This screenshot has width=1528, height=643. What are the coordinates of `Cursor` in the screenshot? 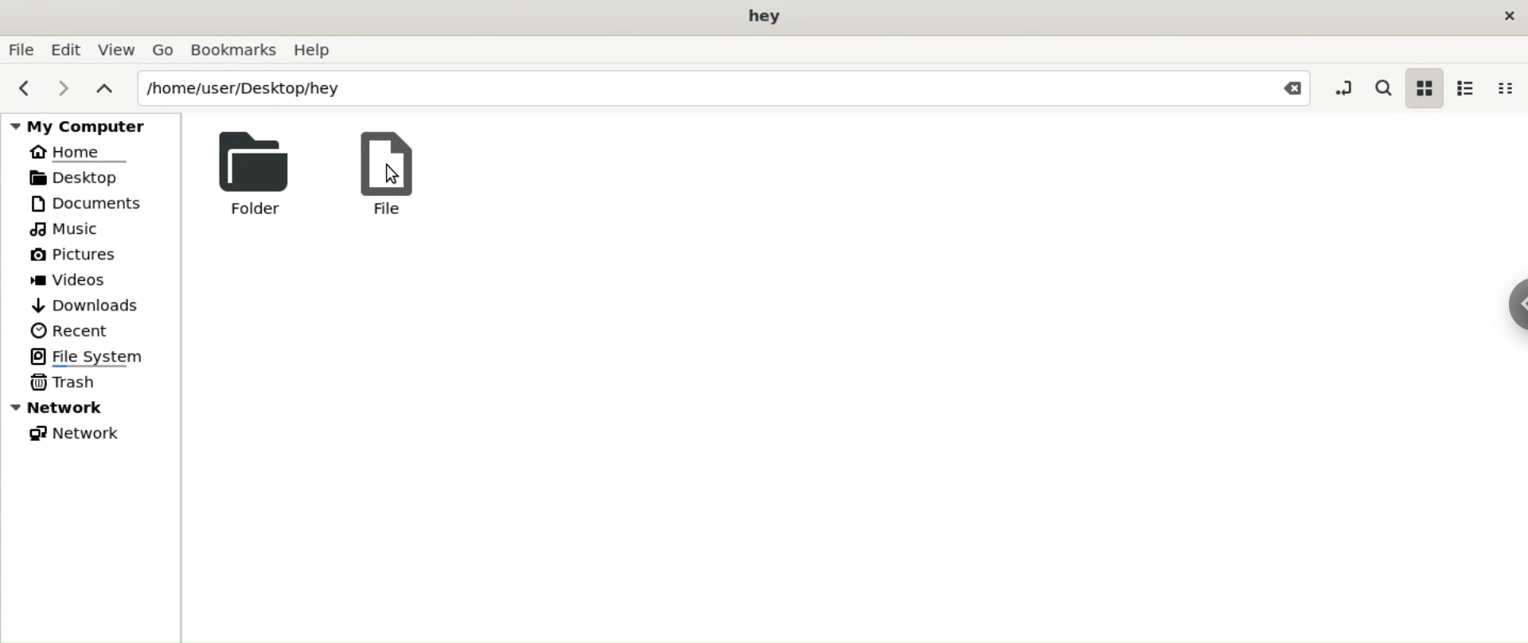 It's located at (385, 183).